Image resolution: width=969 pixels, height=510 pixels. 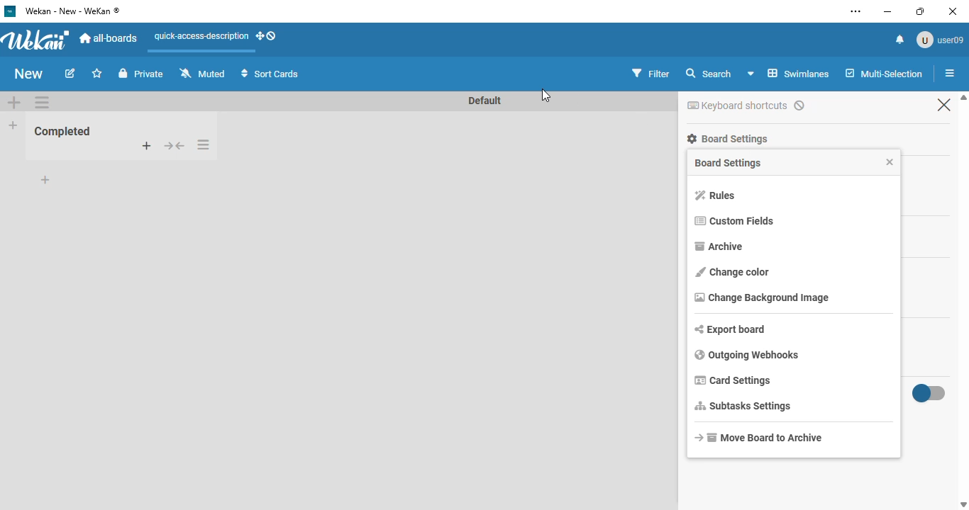 I want to click on add list, so click(x=13, y=125).